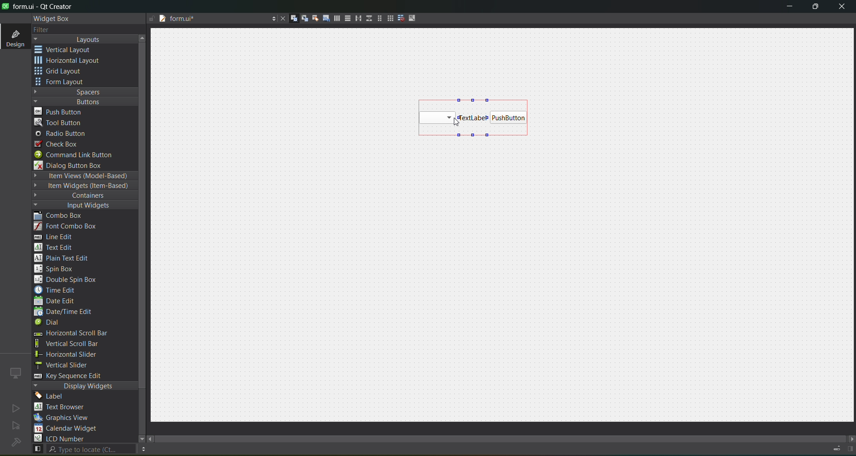 This screenshot has width=856, height=456. I want to click on layout in a grid, so click(387, 18).